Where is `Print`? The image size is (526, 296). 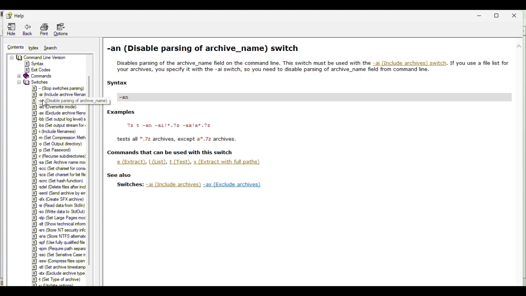
Print is located at coordinates (44, 30).